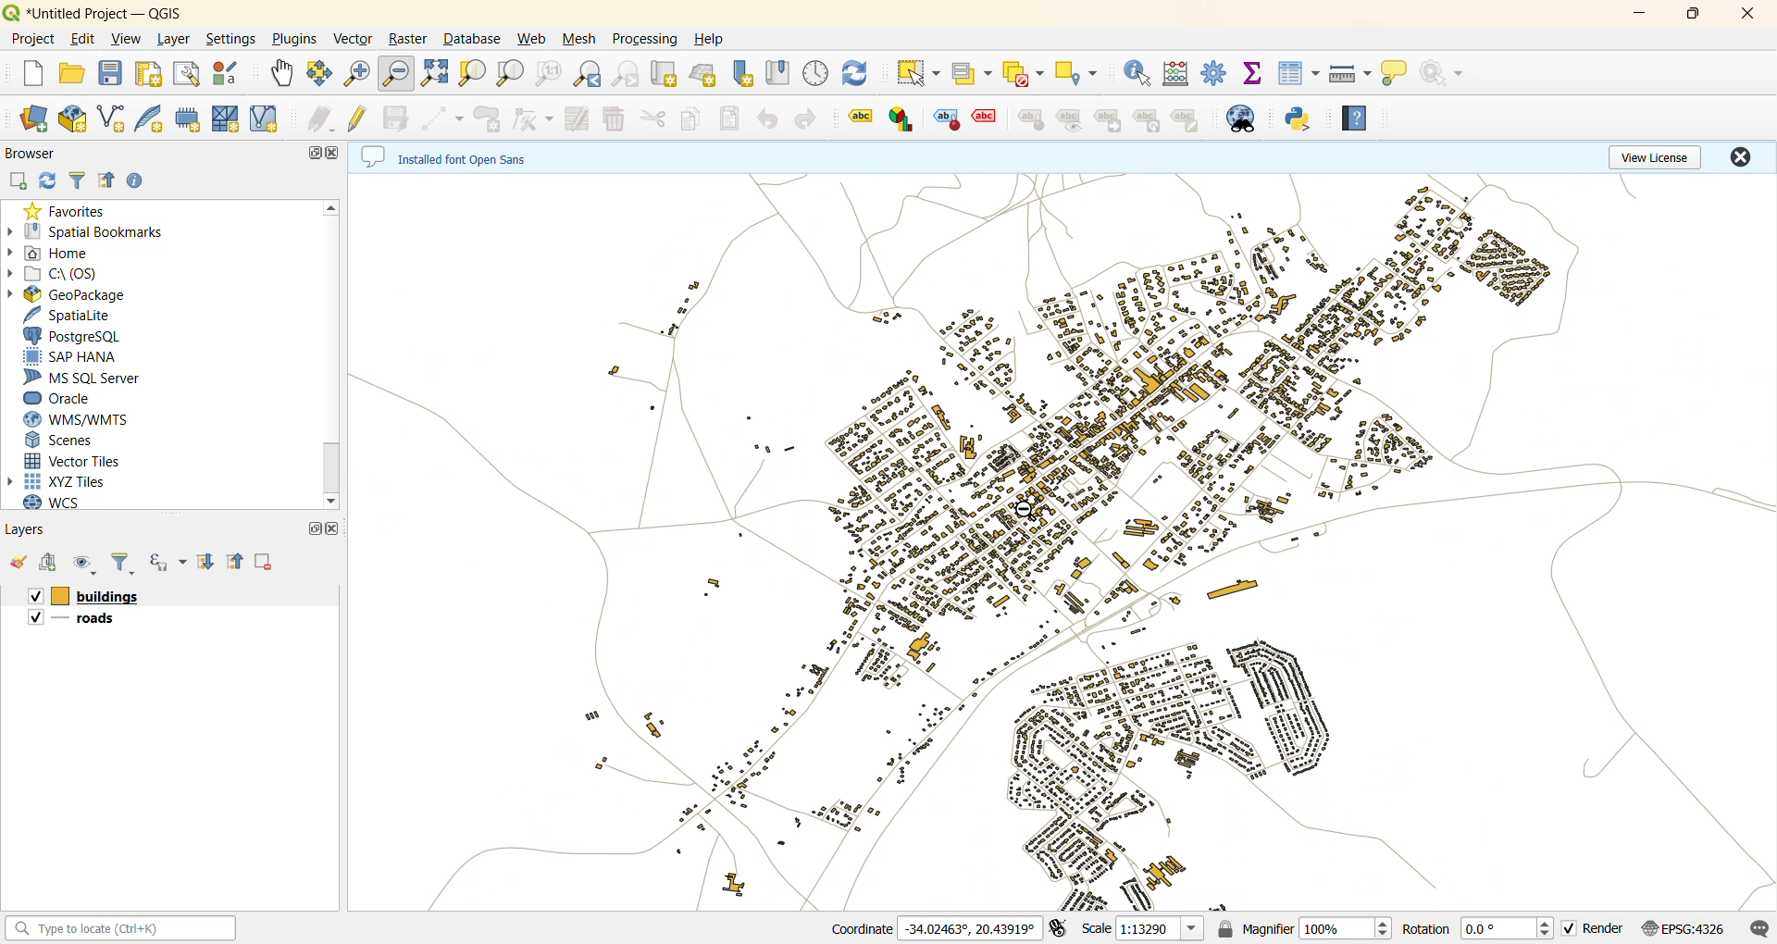  Describe the element at coordinates (1030, 514) in the screenshot. I see `cursor` at that location.